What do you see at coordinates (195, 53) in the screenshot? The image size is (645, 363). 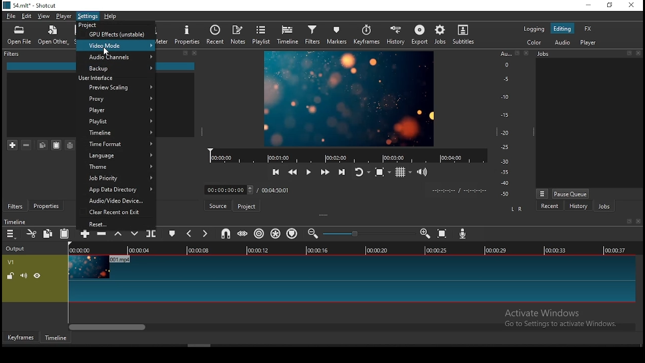 I see `close` at bounding box center [195, 53].